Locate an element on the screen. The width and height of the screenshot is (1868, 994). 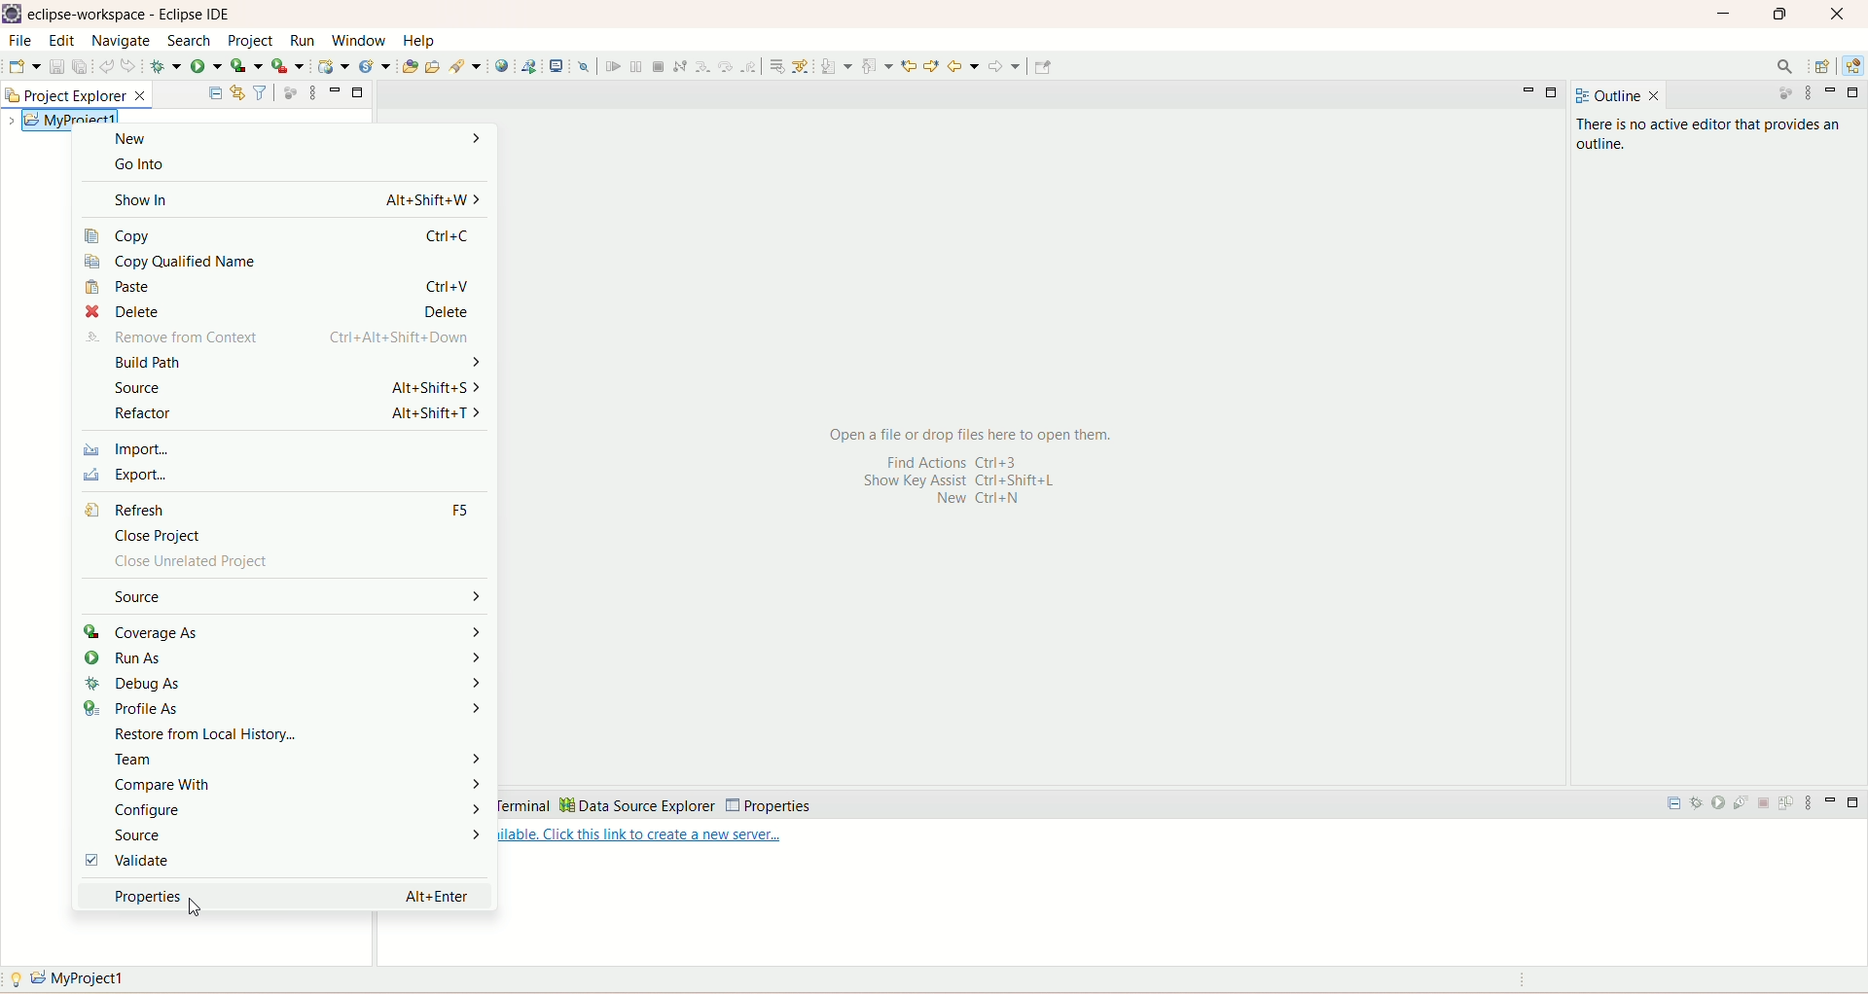
show in is located at coordinates (281, 198).